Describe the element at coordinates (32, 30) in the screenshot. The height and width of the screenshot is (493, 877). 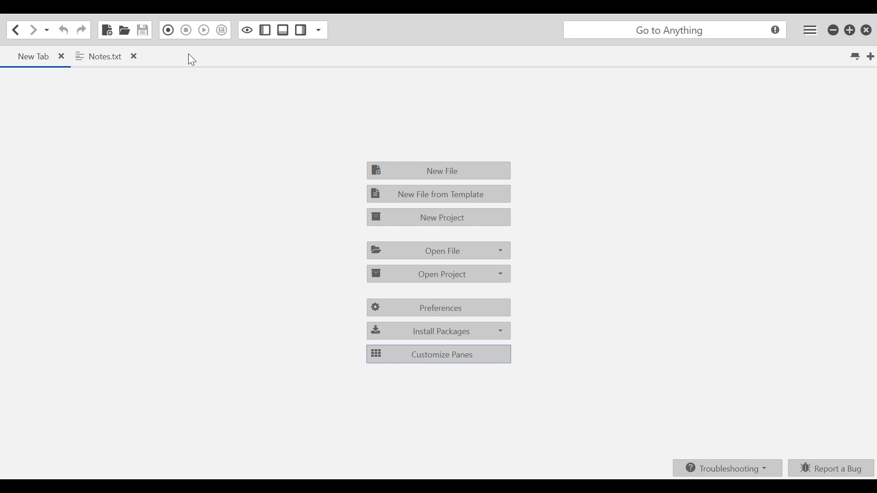
I see `Click to go forward one location` at that location.